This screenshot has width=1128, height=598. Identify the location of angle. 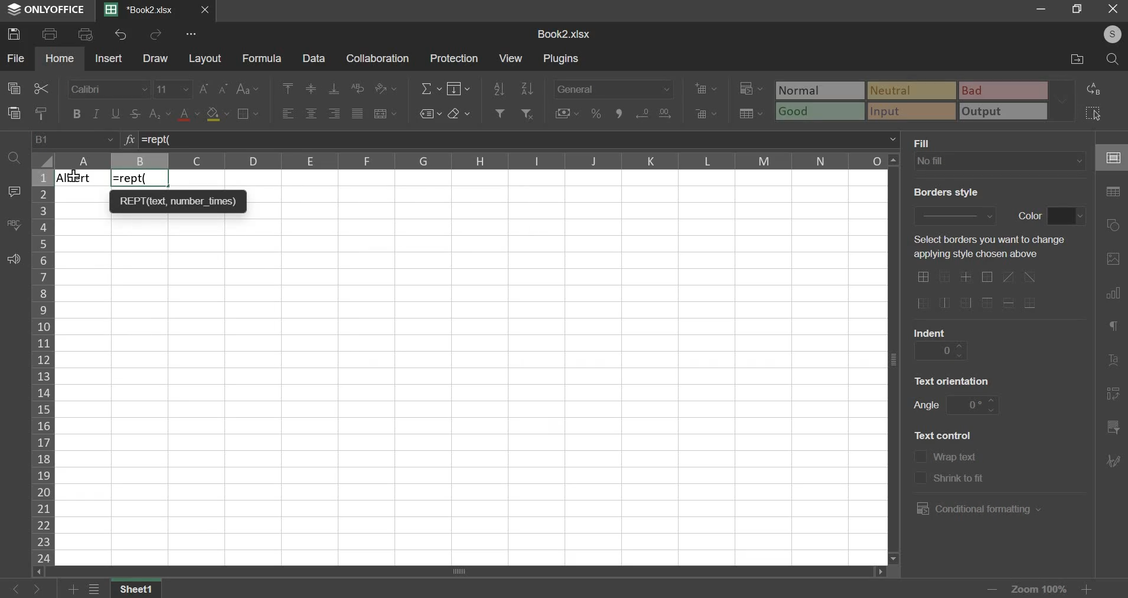
(973, 406).